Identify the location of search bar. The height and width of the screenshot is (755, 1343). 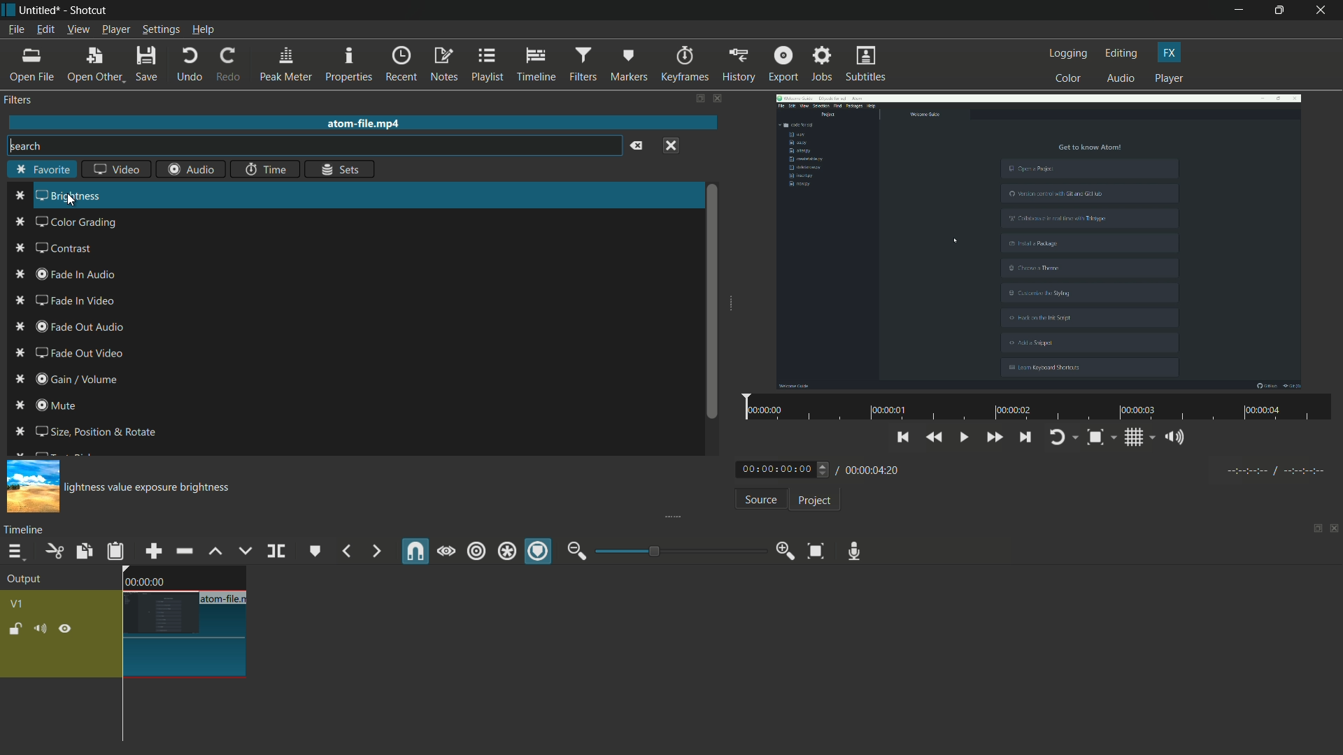
(312, 145).